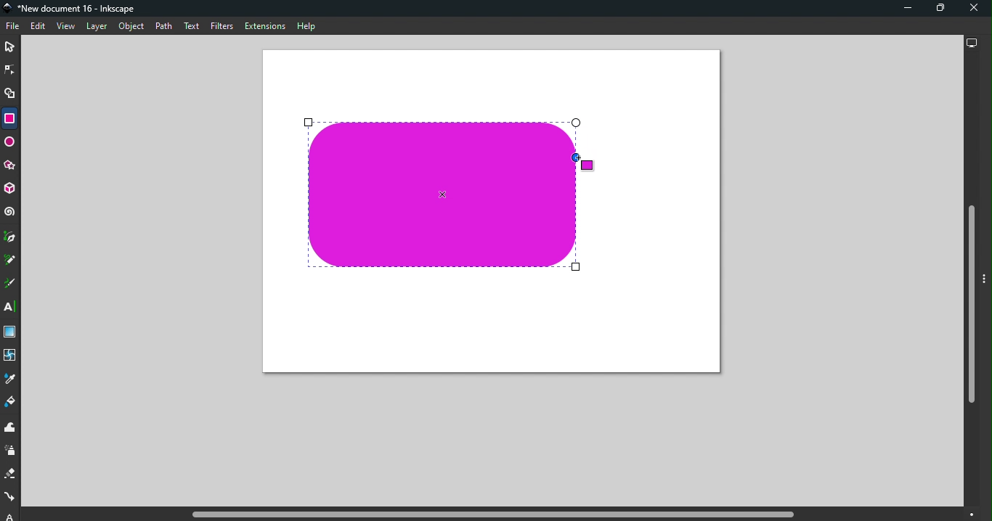  Describe the element at coordinates (12, 332) in the screenshot. I see `Gradient tool` at that location.